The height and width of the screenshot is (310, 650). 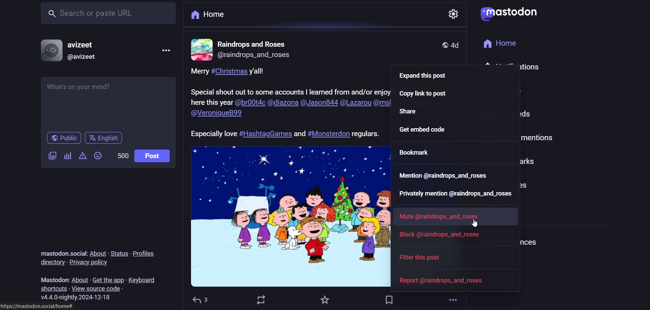 I want to click on bookmark, so click(x=416, y=153).